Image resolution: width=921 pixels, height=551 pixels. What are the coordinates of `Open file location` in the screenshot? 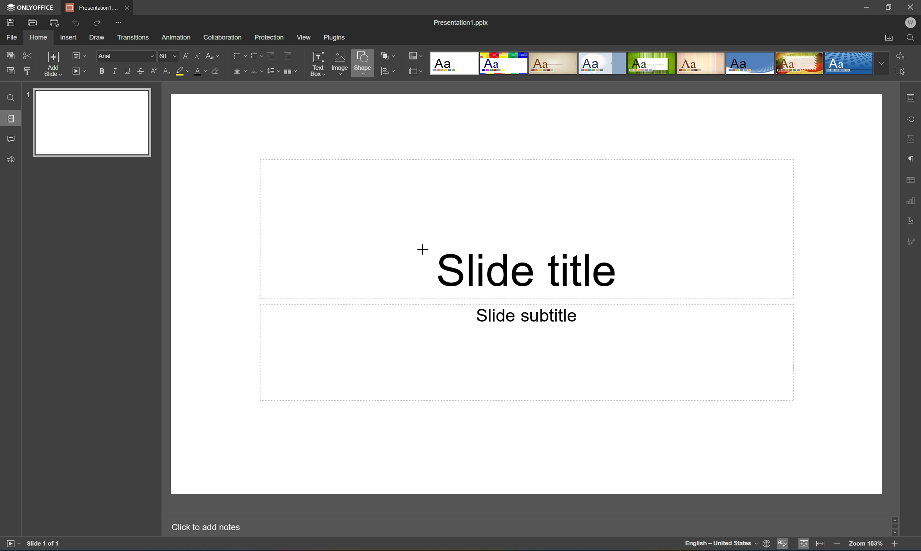 It's located at (888, 38).